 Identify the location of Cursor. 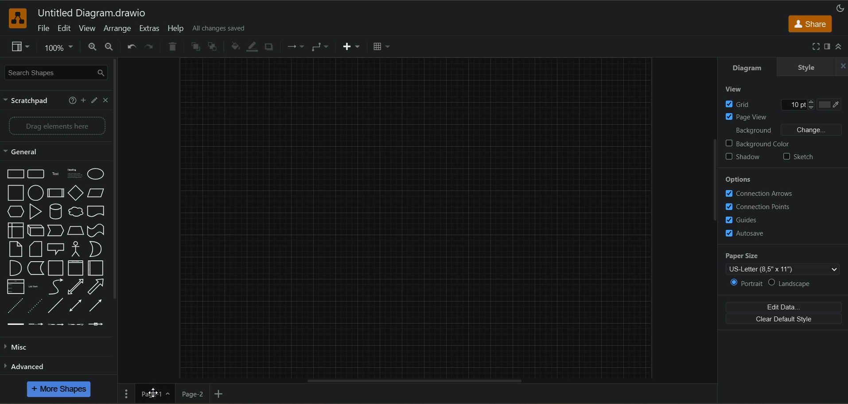
(154, 392).